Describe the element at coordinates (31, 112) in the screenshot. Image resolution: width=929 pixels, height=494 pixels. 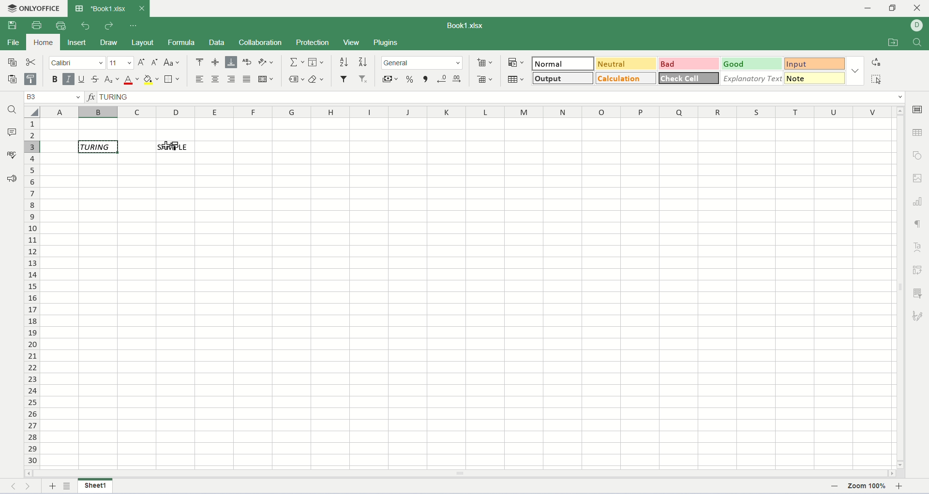
I see `select all` at that location.